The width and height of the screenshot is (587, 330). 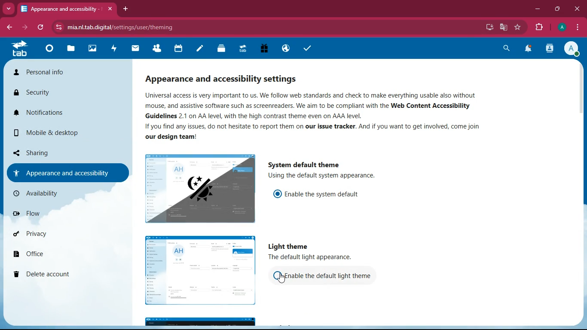 I want to click on url, so click(x=121, y=27).